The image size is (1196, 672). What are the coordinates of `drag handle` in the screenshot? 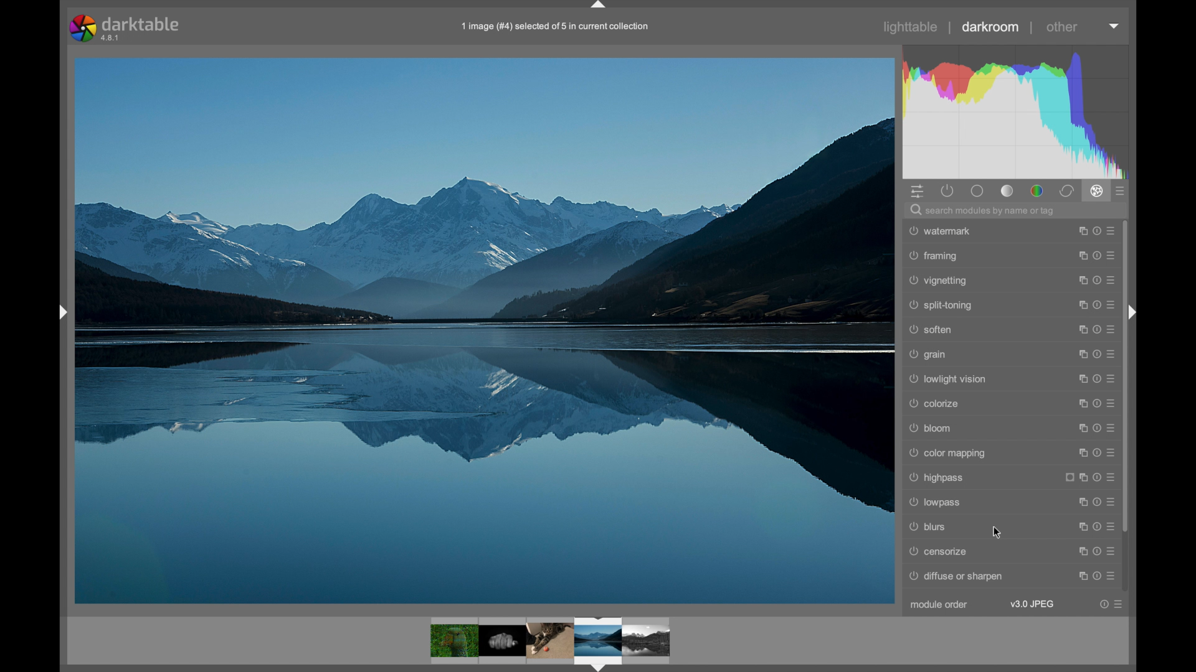 It's located at (599, 6).